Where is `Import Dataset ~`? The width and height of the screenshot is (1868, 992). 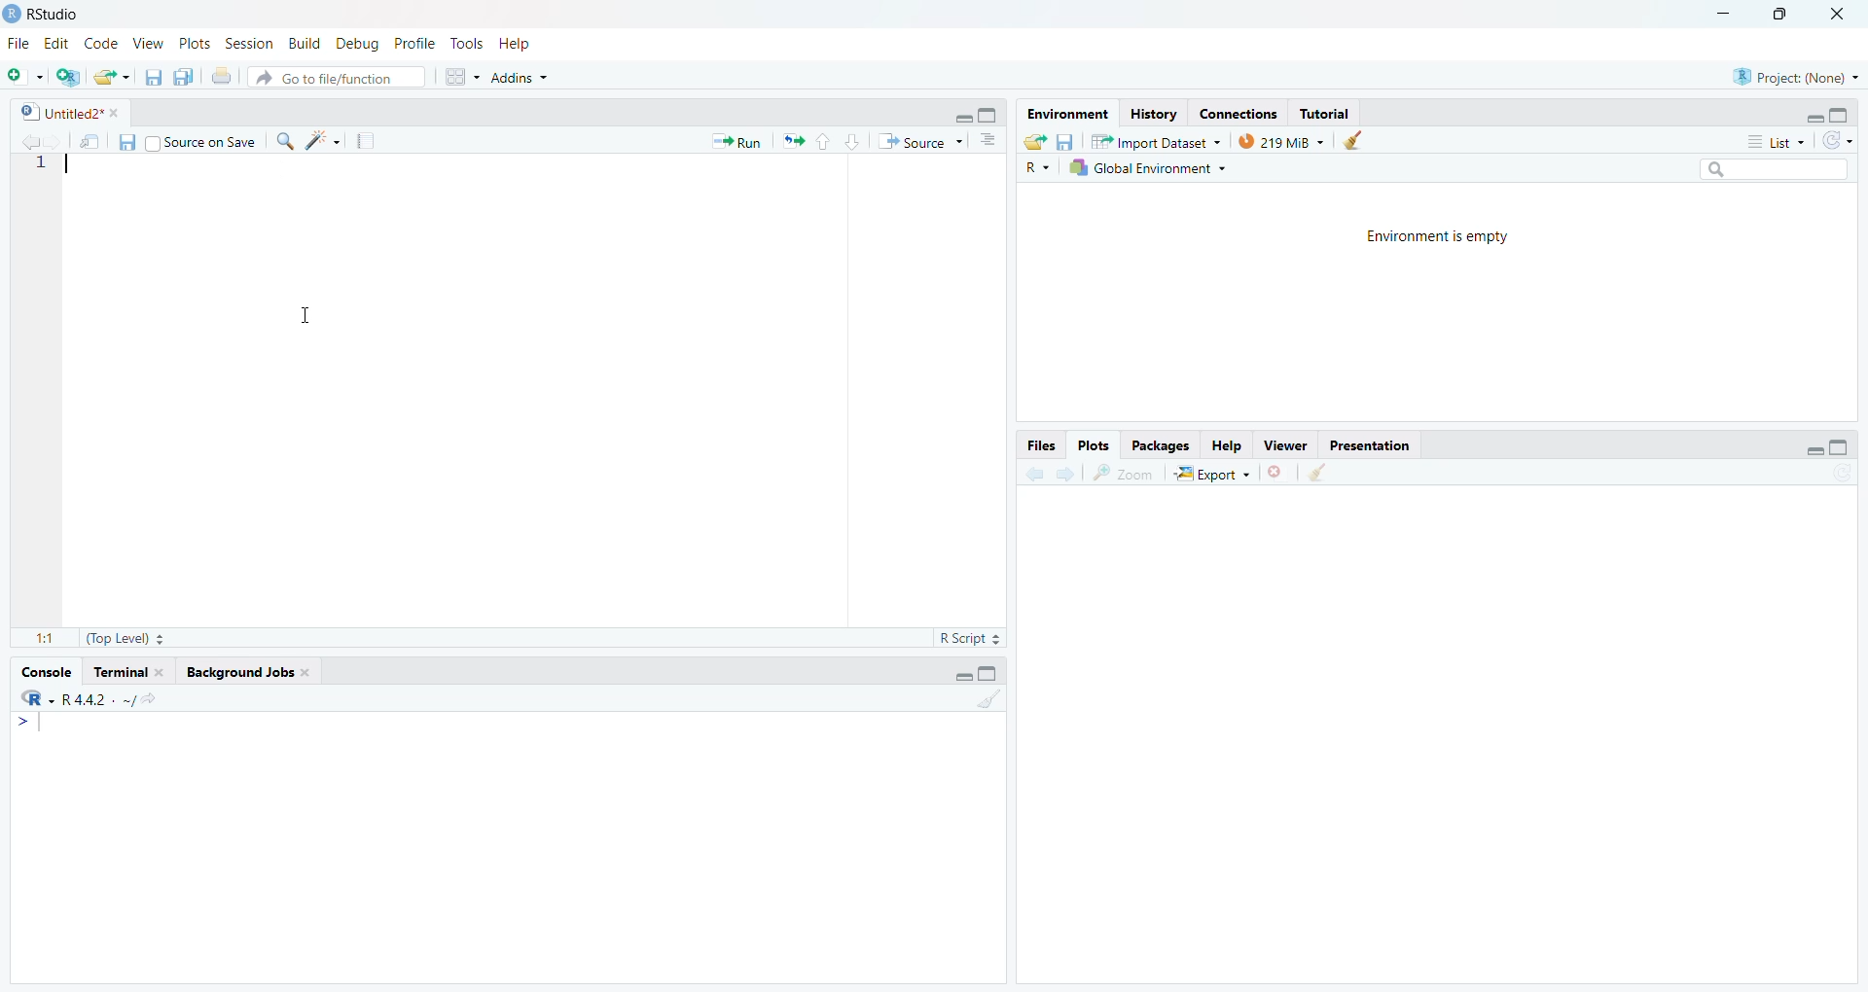 Import Dataset ~ is located at coordinates (1156, 141).